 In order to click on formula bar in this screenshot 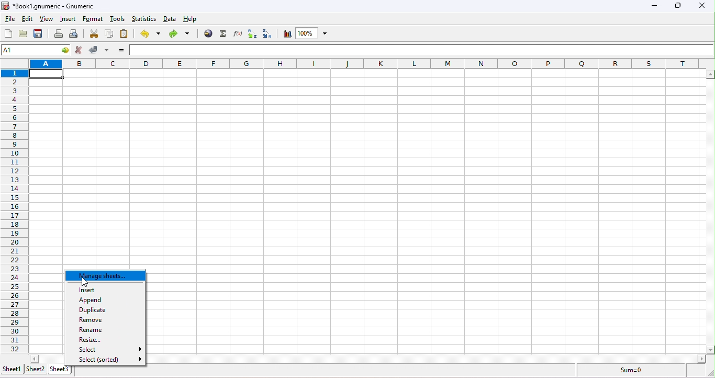, I will do `click(421, 50)`.